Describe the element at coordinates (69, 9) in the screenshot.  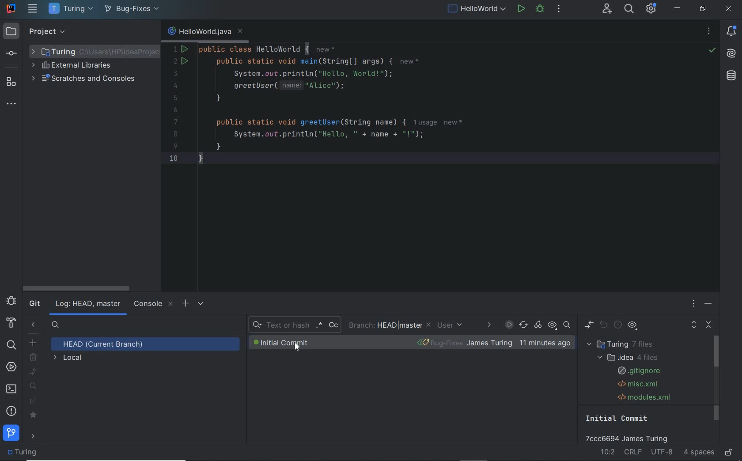
I see `project name` at that location.